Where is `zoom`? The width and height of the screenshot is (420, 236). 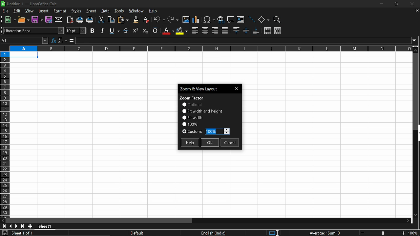 zoom is located at coordinates (276, 20).